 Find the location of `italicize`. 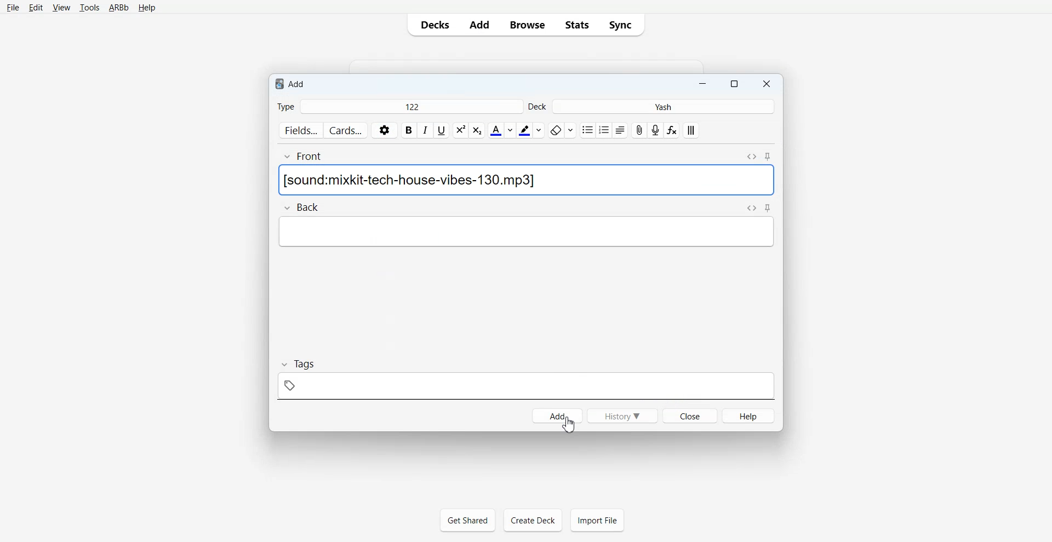

italicize is located at coordinates (425, 131).